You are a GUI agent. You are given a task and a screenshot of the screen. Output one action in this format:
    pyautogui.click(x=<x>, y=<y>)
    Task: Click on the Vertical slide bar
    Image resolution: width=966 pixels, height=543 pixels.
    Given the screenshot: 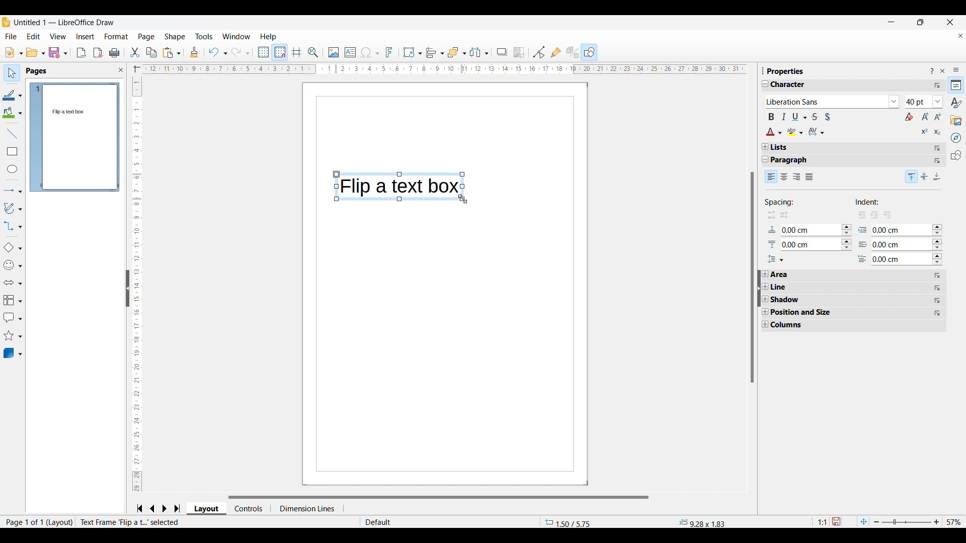 What is the action you would take?
    pyautogui.click(x=135, y=285)
    